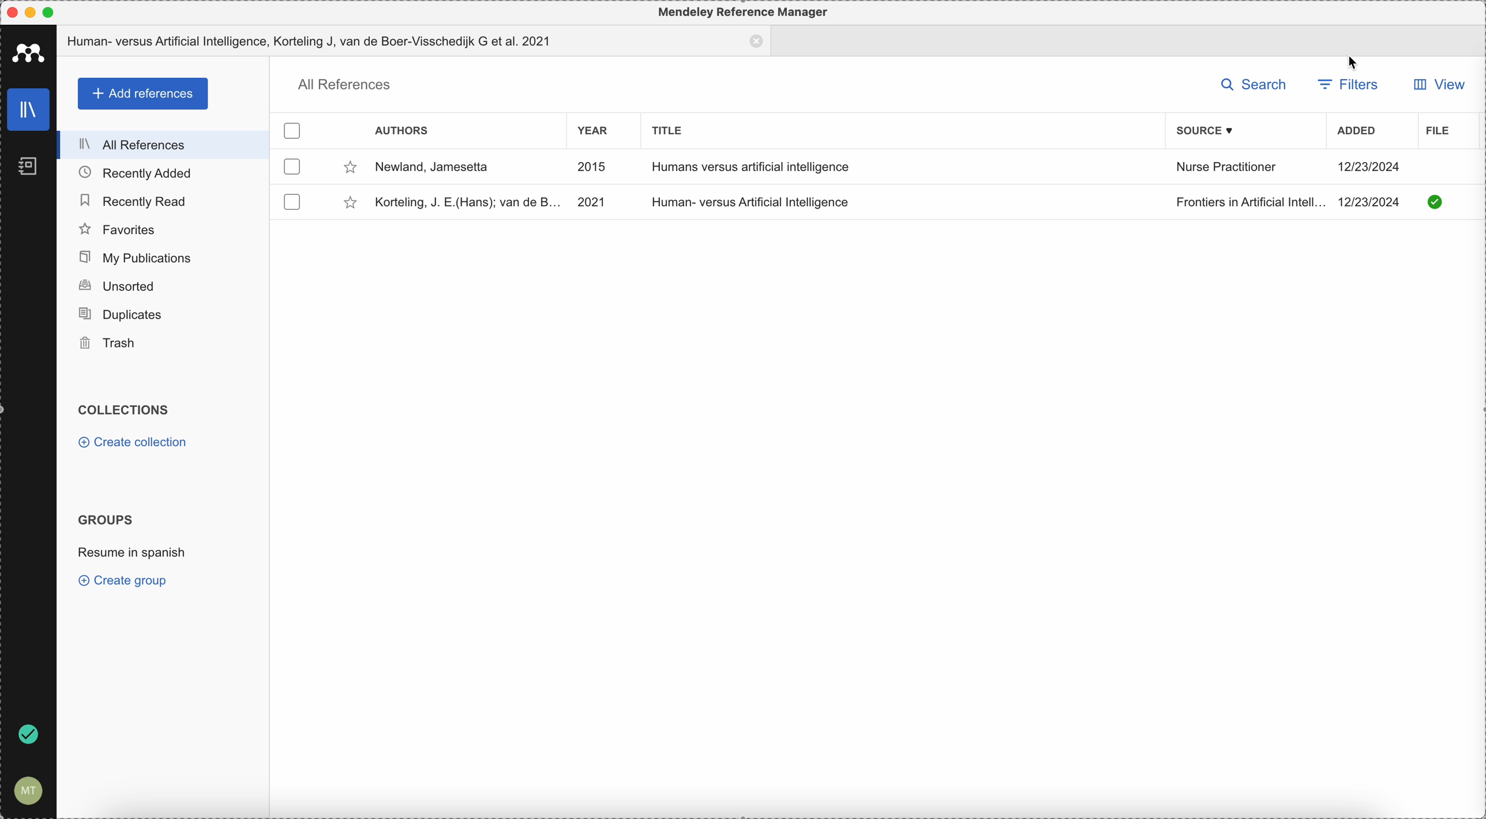 The height and width of the screenshot is (819, 1486). Describe the element at coordinates (592, 167) in the screenshot. I see `2015` at that location.